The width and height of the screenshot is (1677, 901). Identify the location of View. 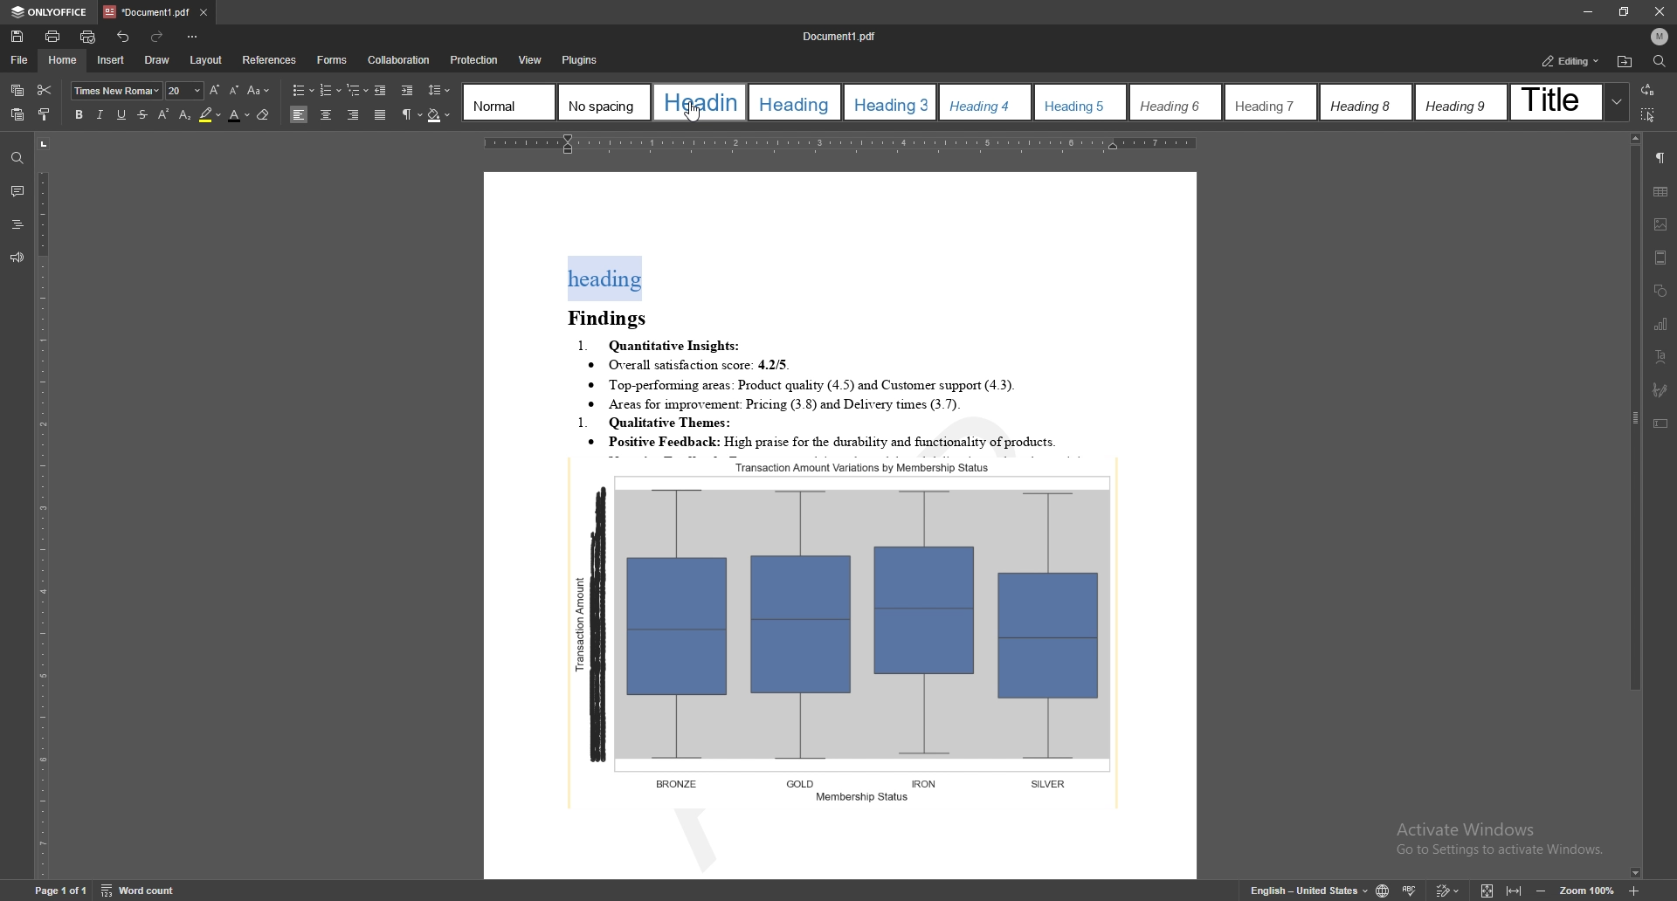
(527, 59).